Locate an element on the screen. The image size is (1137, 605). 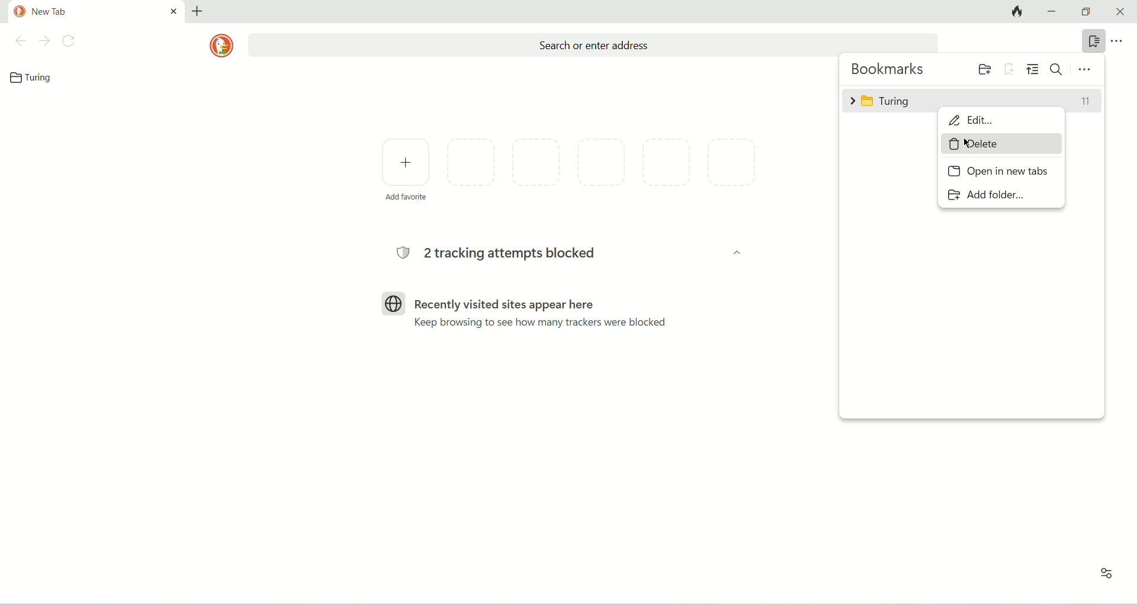
add favorite is located at coordinates (406, 168).